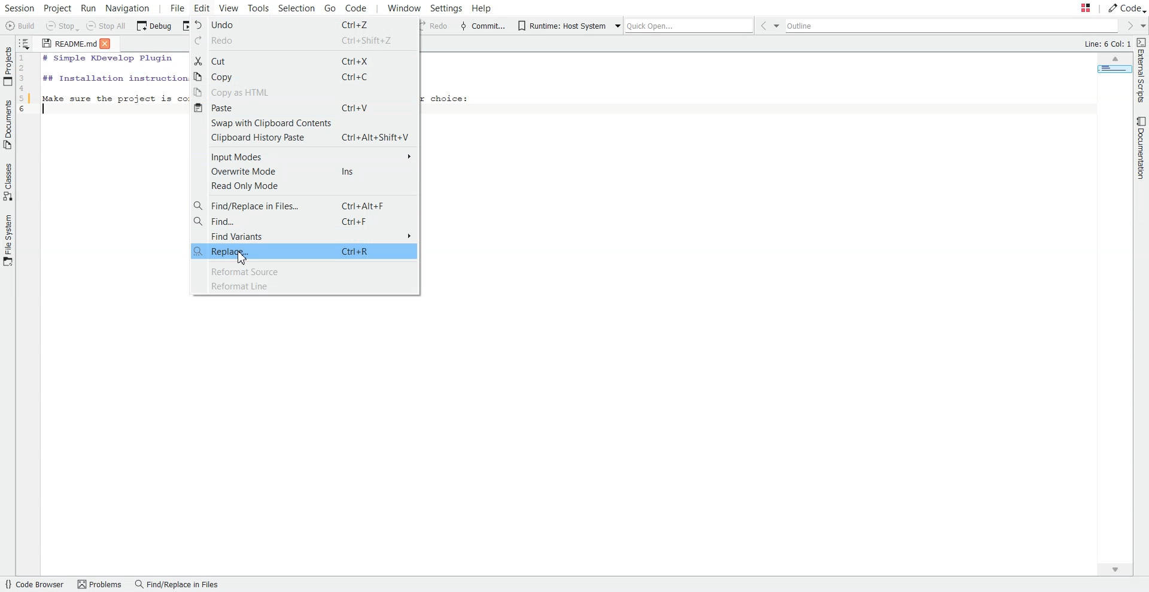 The height and width of the screenshot is (592, 1149). I want to click on Redo, so click(433, 26).